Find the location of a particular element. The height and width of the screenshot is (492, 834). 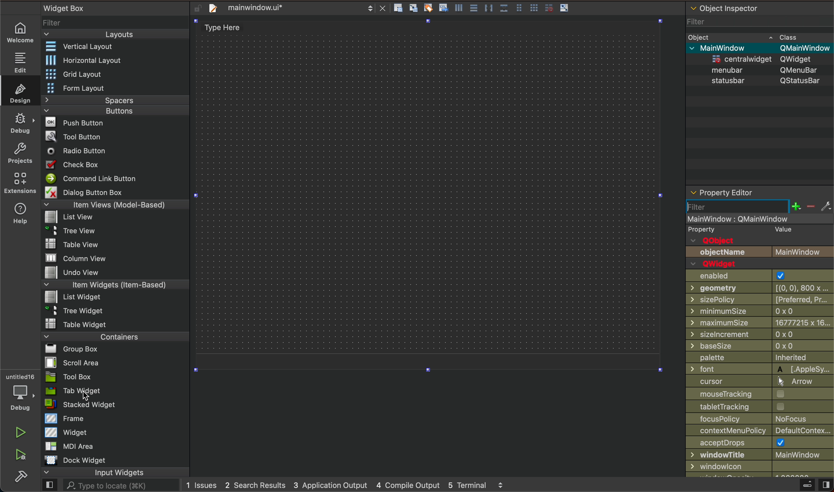

base size is located at coordinates (759, 345).